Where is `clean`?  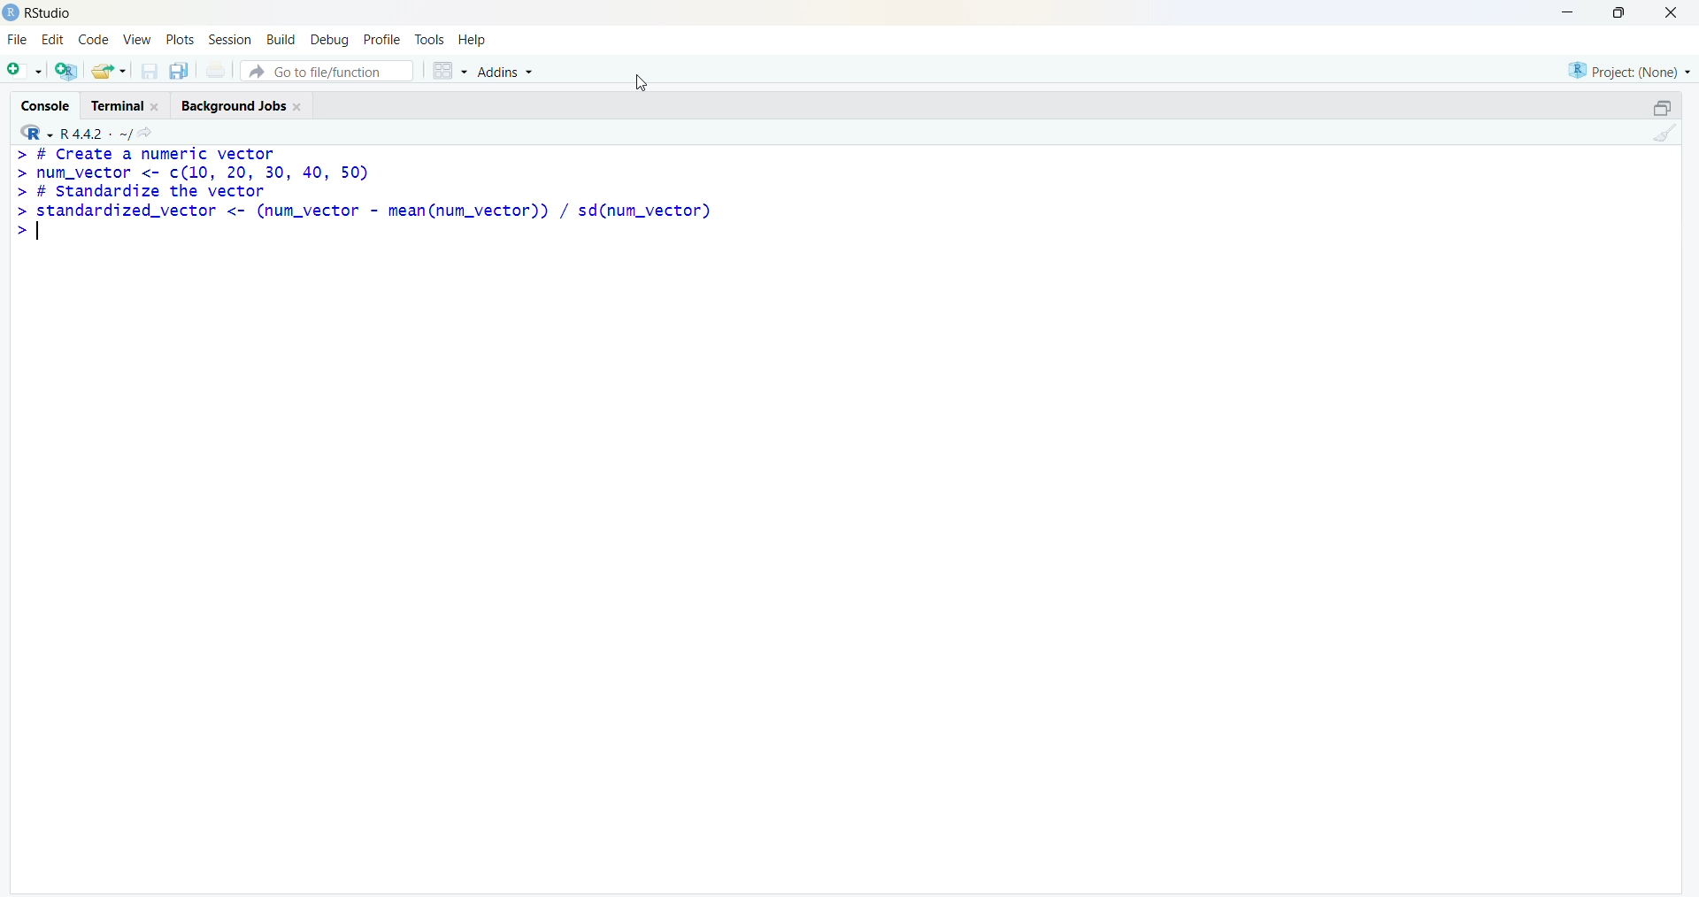 clean is located at coordinates (1665, 133).